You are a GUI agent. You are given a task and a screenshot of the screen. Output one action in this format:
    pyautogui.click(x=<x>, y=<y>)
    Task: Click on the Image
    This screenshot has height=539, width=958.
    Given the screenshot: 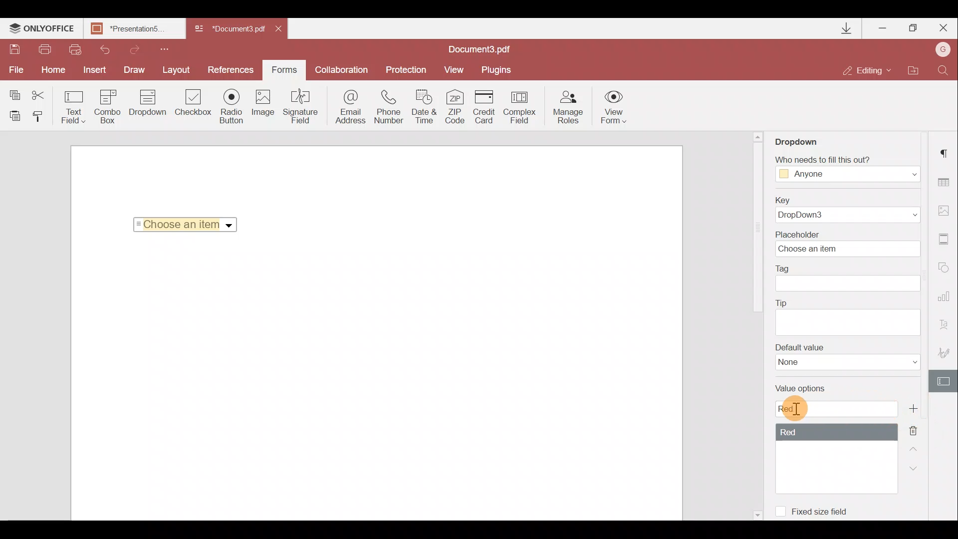 What is the action you would take?
    pyautogui.click(x=265, y=106)
    